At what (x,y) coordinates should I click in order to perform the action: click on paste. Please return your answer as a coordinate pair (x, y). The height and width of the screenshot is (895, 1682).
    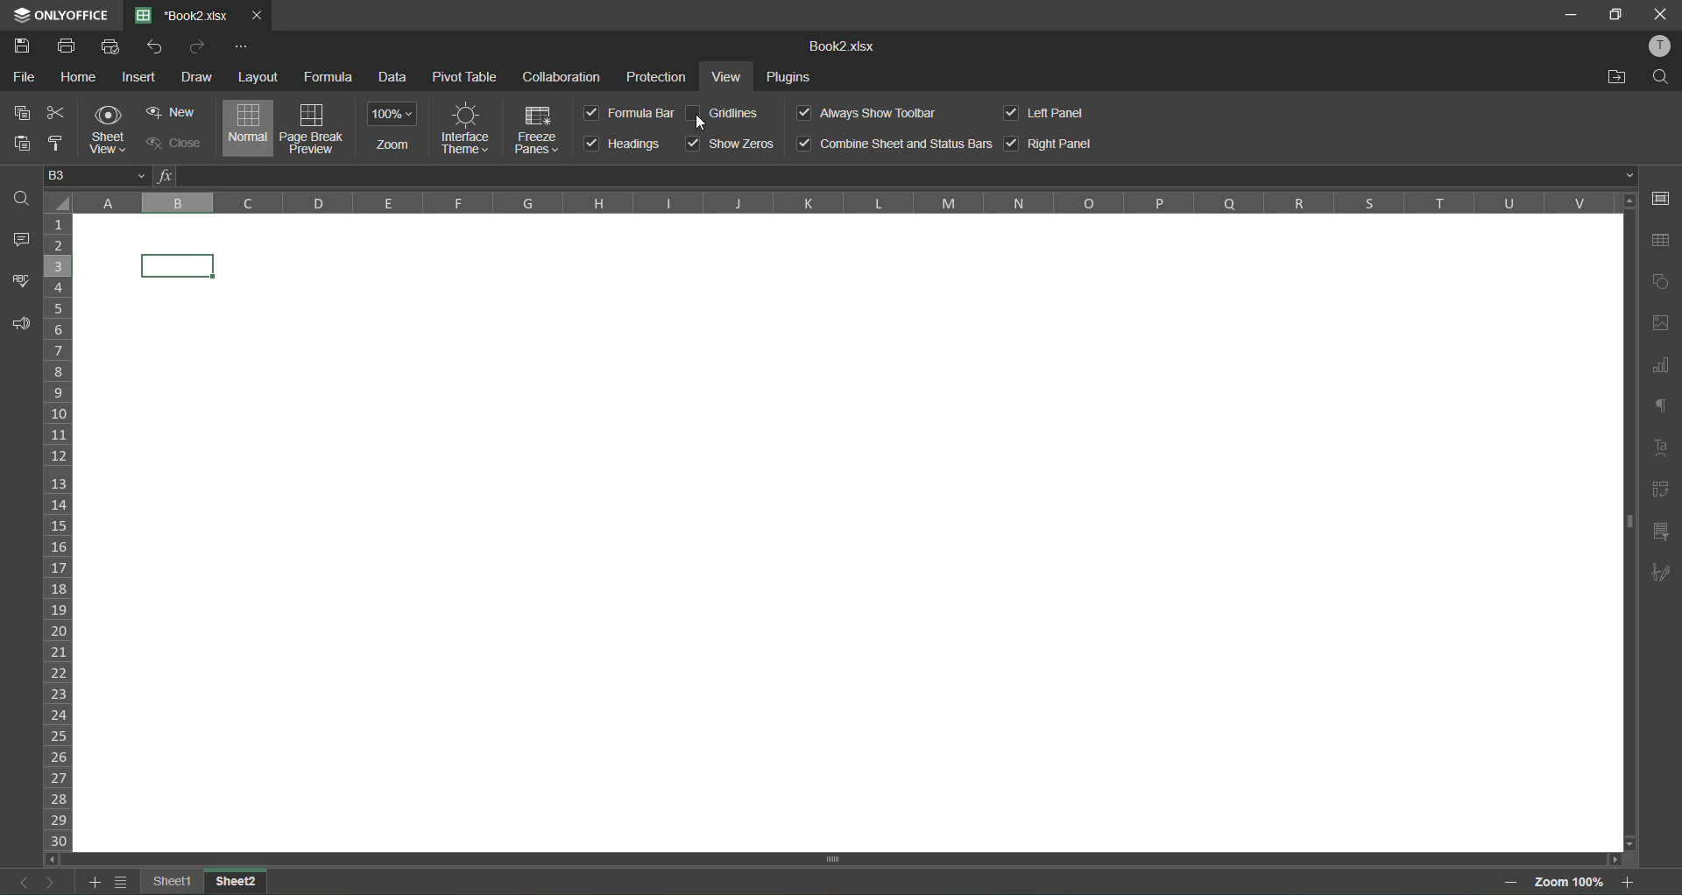
    Looking at the image, I should click on (22, 145).